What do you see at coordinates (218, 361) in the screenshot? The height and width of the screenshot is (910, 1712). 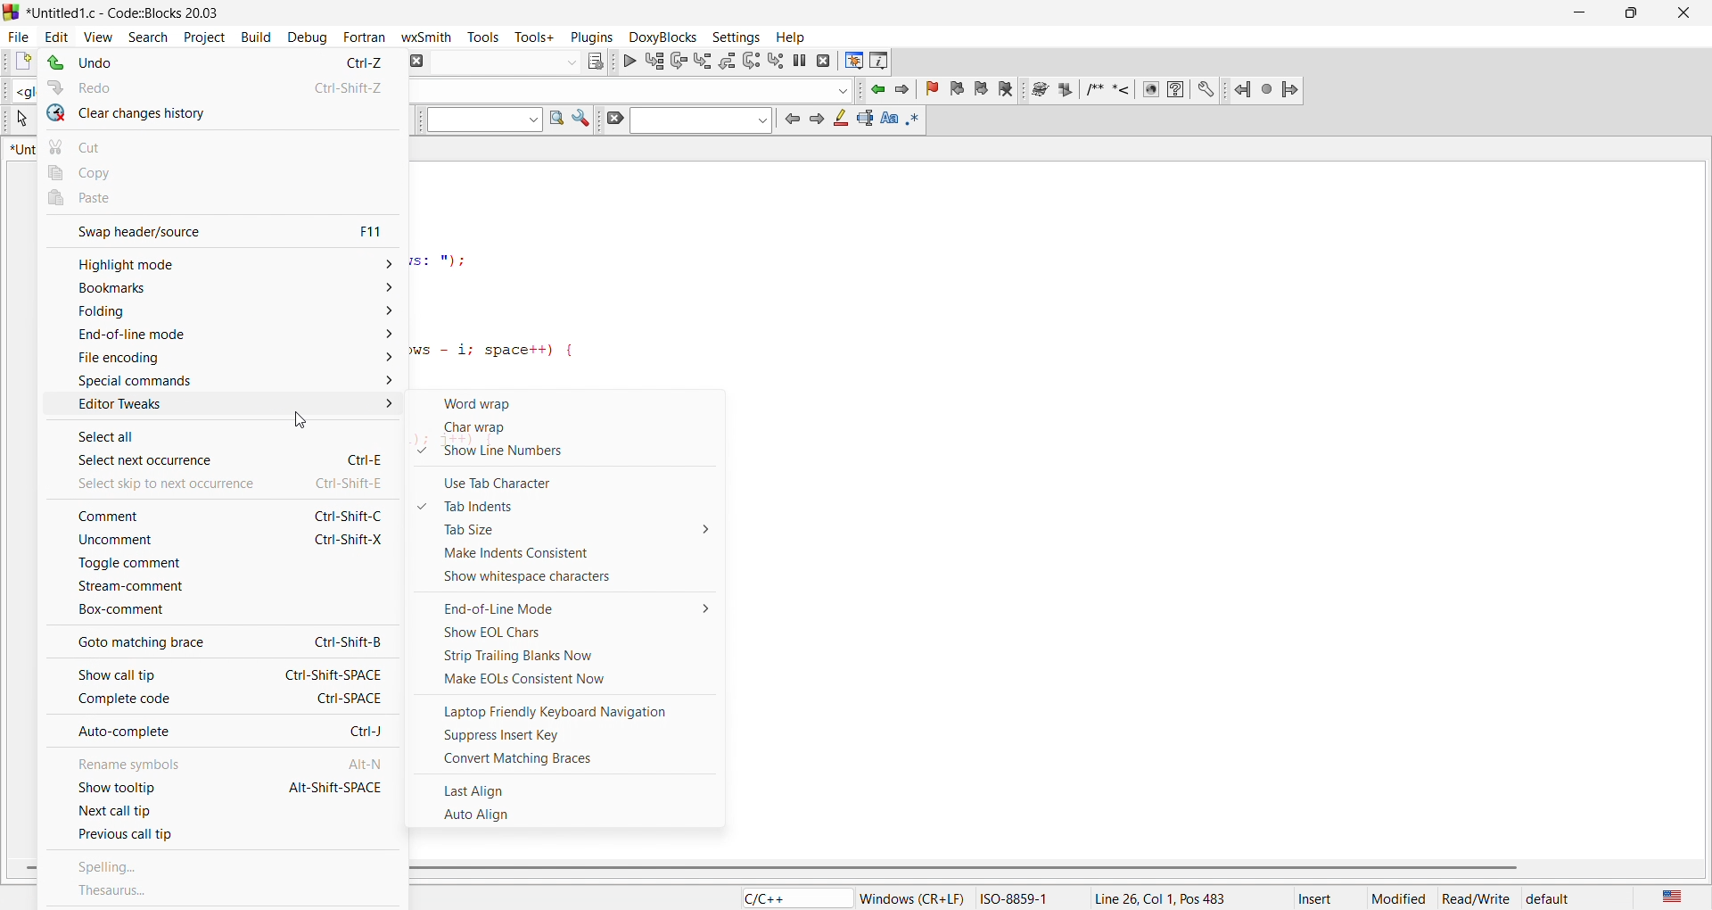 I see `file encoding ` at bounding box center [218, 361].